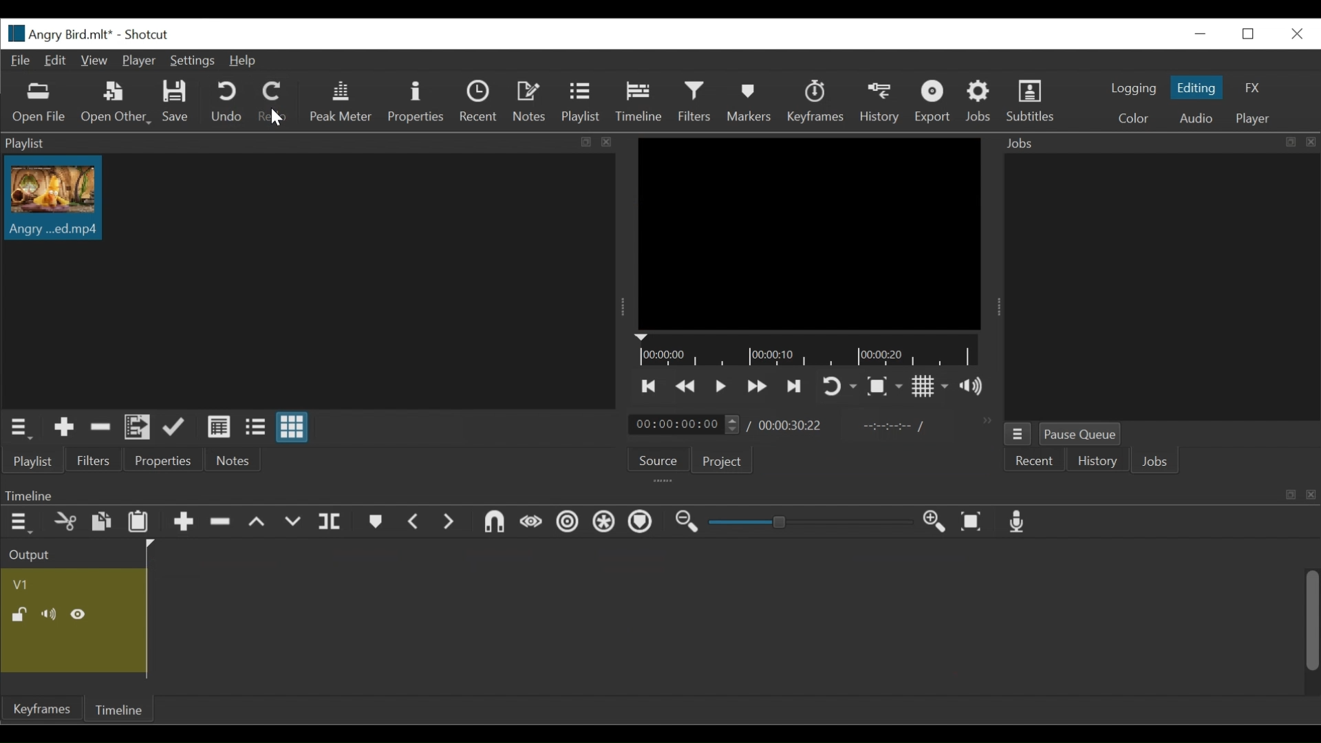 This screenshot has height=743, width=1321. What do you see at coordinates (758, 387) in the screenshot?
I see `Play quickly forward` at bounding box center [758, 387].